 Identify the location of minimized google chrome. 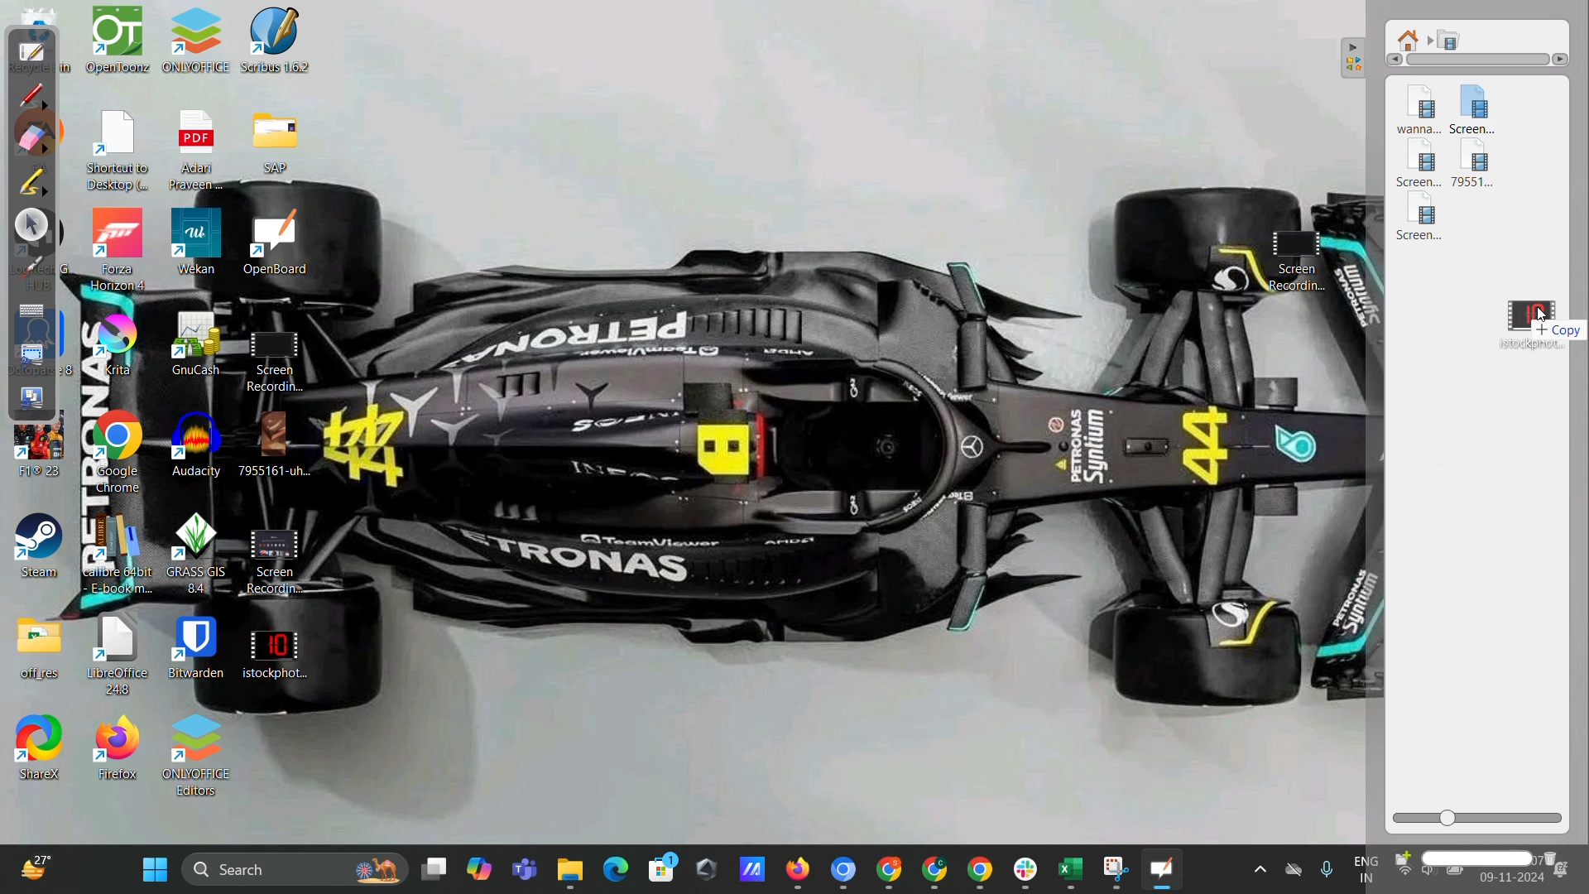
(982, 870).